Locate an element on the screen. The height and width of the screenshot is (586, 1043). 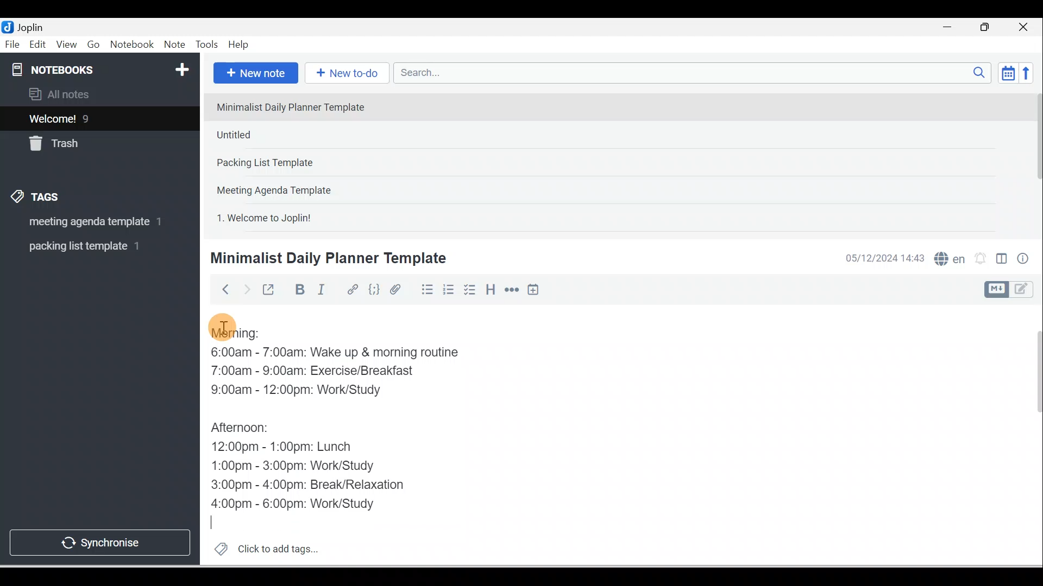
Tag 1 is located at coordinates (85, 222).